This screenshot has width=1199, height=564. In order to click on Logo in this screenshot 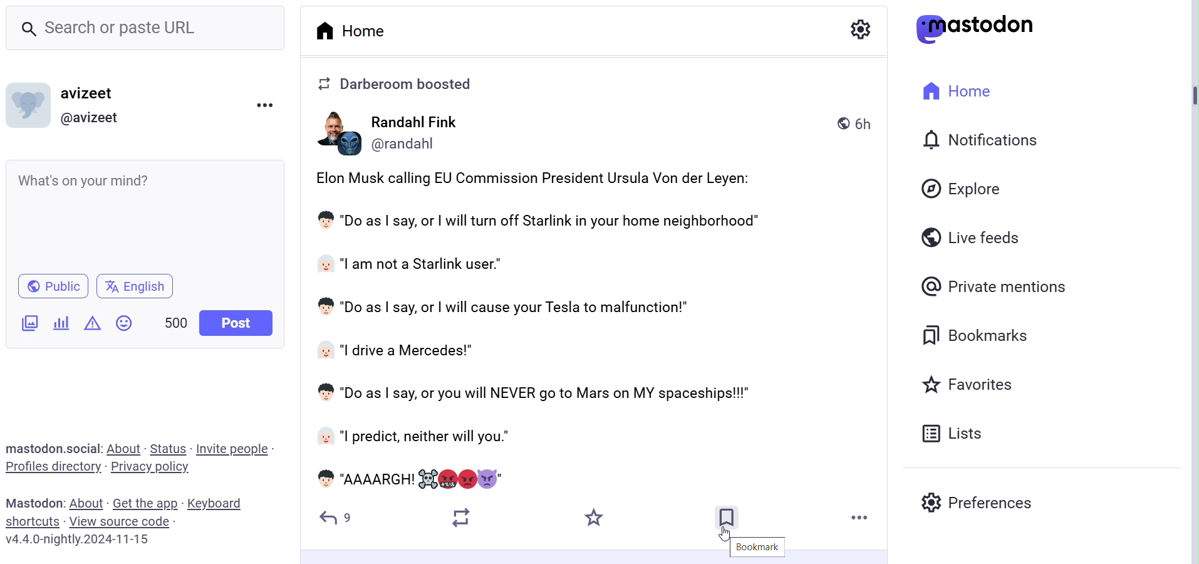, I will do `click(980, 28)`.